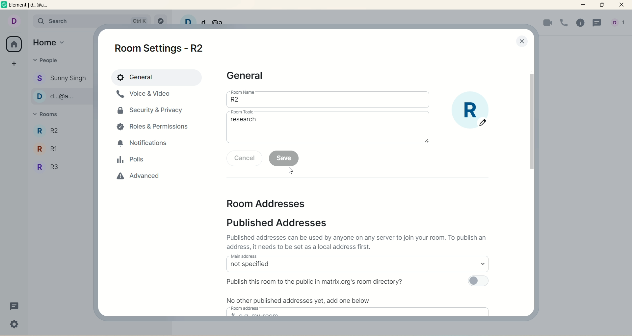  I want to click on room topic, so click(329, 129).